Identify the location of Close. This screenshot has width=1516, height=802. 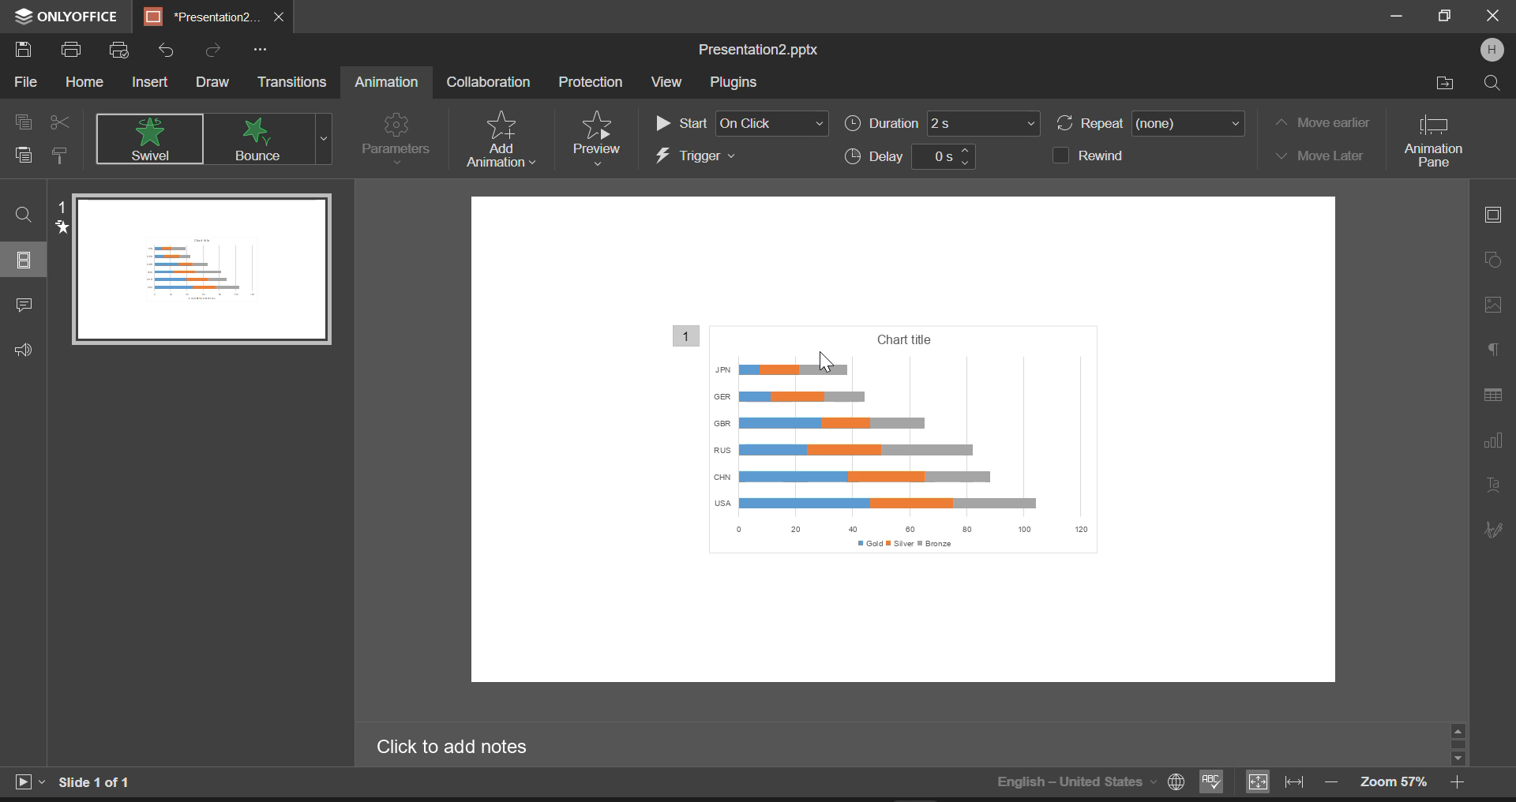
(1492, 17).